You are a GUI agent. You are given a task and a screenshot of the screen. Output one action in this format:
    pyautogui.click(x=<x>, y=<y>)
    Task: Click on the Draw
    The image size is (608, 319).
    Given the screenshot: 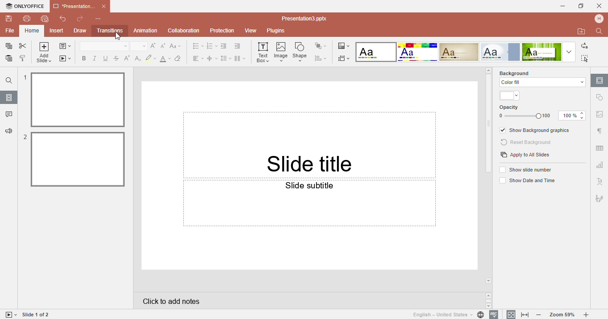 What is the action you would take?
    pyautogui.click(x=79, y=31)
    